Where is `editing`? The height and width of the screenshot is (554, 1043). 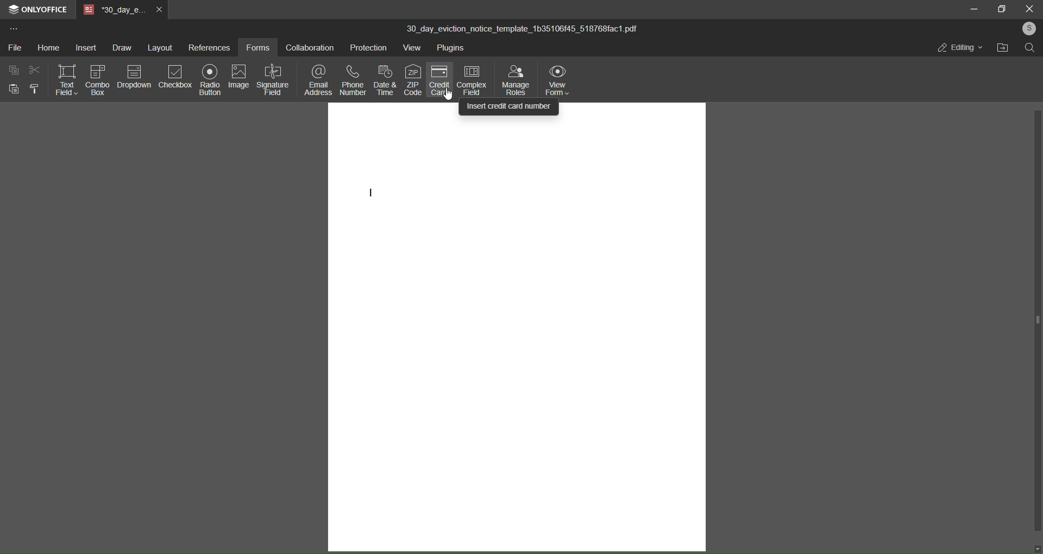
editing is located at coordinates (958, 47).